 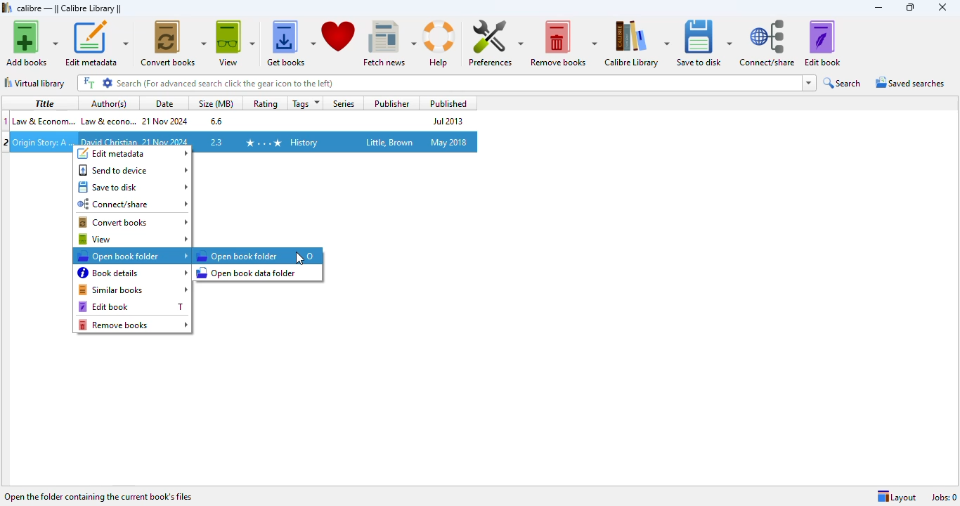 What do you see at coordinates (304, 103) in the screenshot?
I see `tags` at bounding box center [304, 103].